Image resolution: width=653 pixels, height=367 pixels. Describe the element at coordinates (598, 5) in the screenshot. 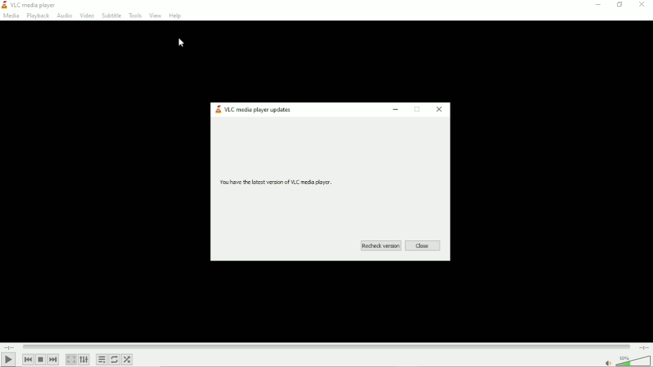

I see `Minimize` at that location.